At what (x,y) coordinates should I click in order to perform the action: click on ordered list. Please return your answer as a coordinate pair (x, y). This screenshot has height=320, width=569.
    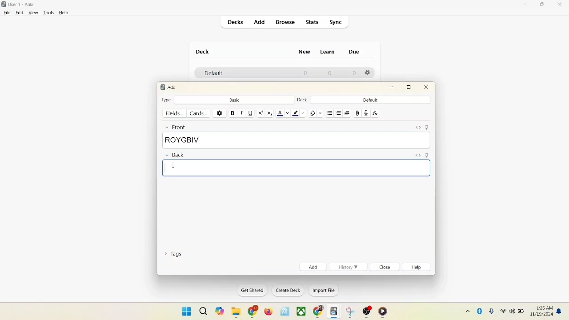
    Looking at the image, I should click on (339, 112).